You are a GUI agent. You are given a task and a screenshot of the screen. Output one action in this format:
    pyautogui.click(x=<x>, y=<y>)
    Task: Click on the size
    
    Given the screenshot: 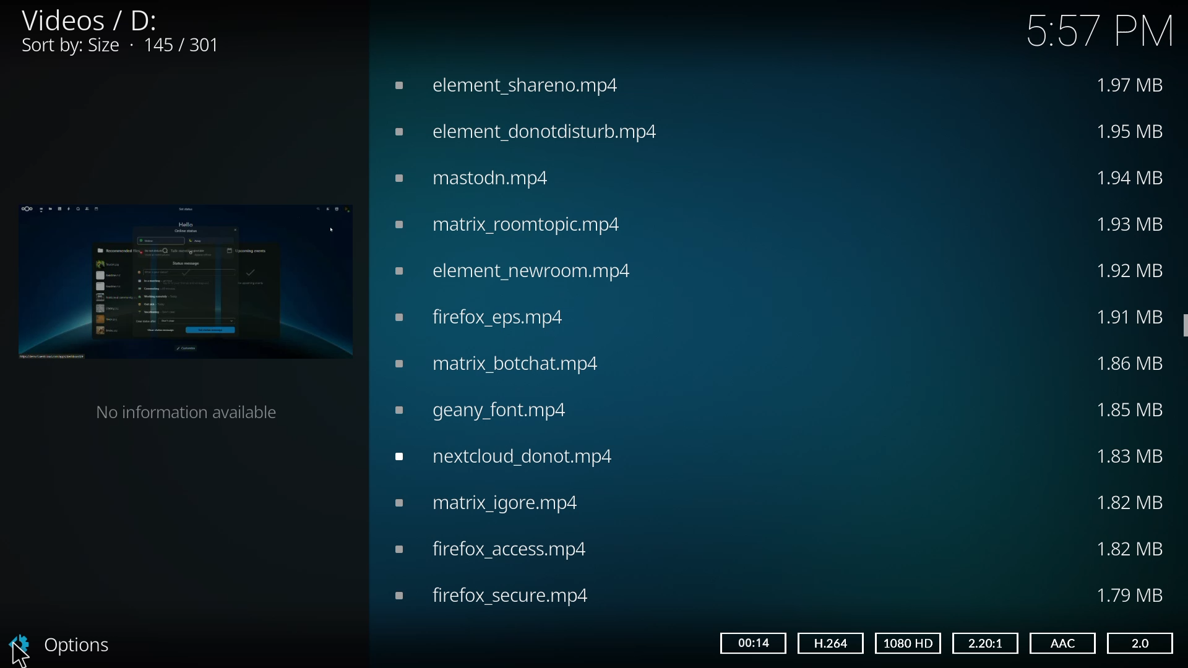 What is the action you would take?
    pyautogui.click(x=1129, y=504)
    